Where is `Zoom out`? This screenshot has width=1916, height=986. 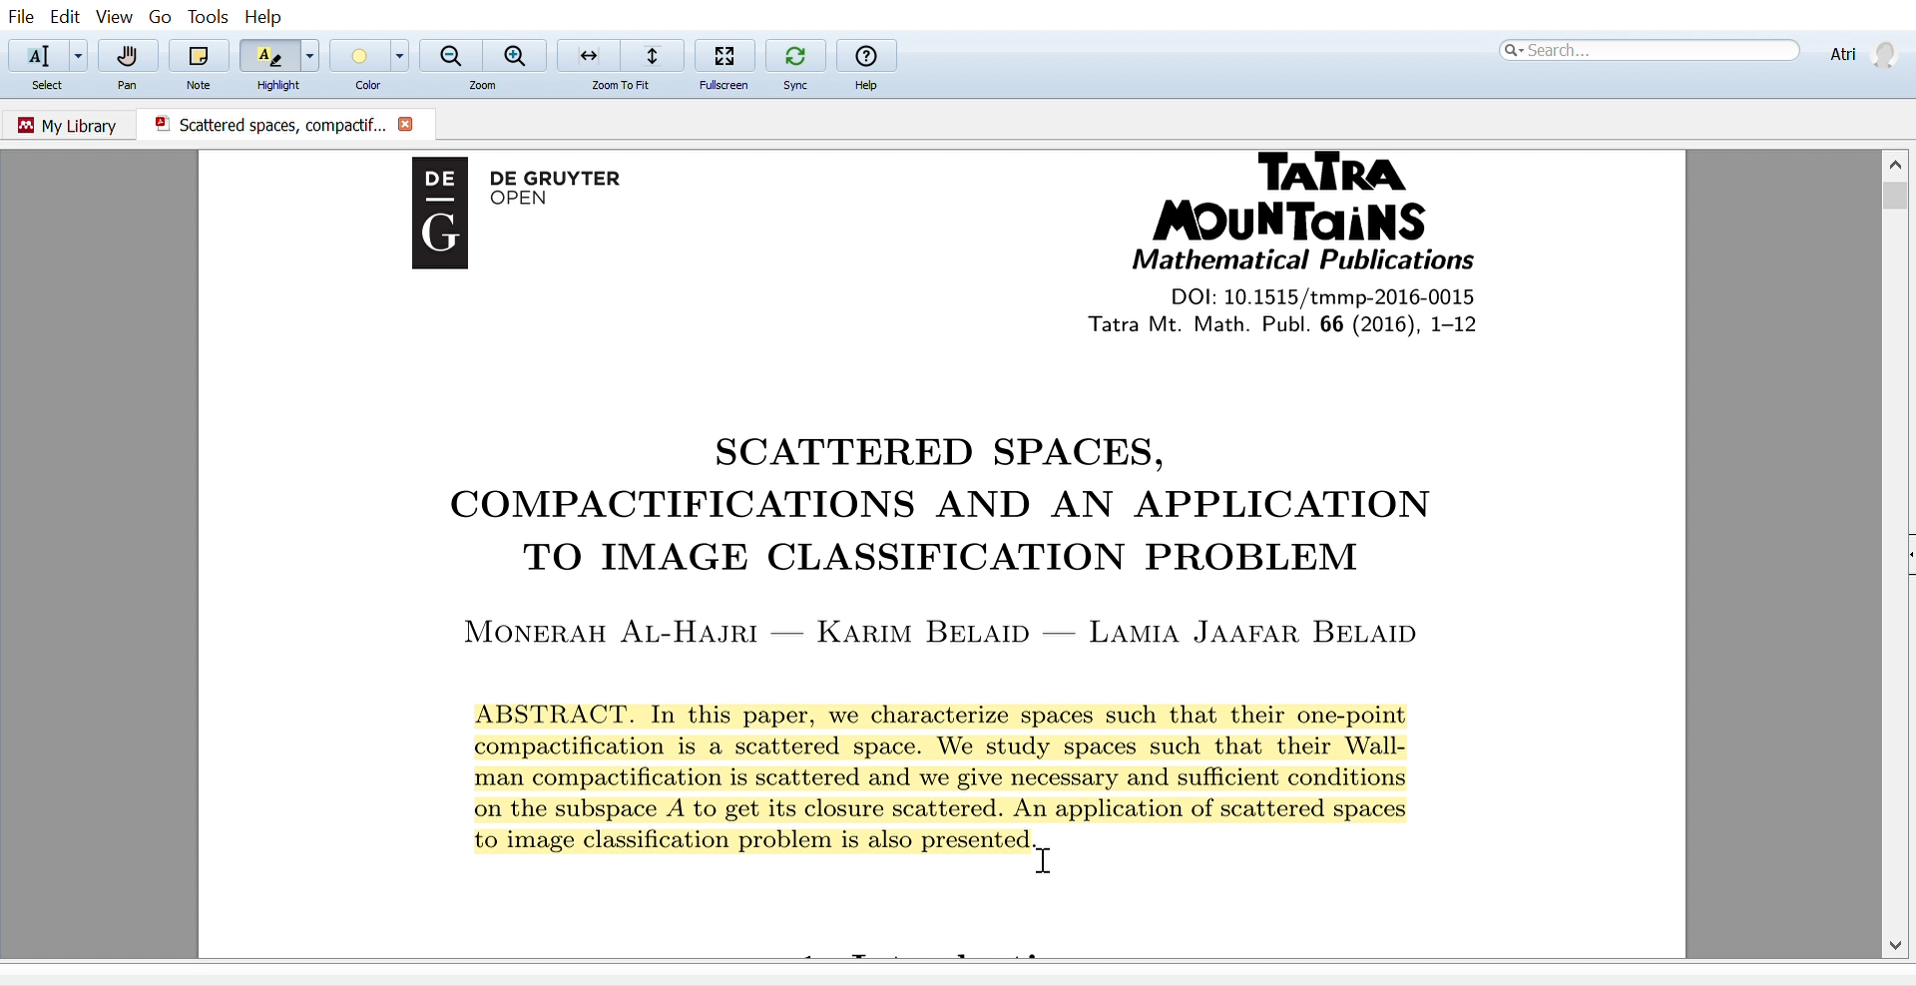 Zoom out is located at coordinates (451, 53).